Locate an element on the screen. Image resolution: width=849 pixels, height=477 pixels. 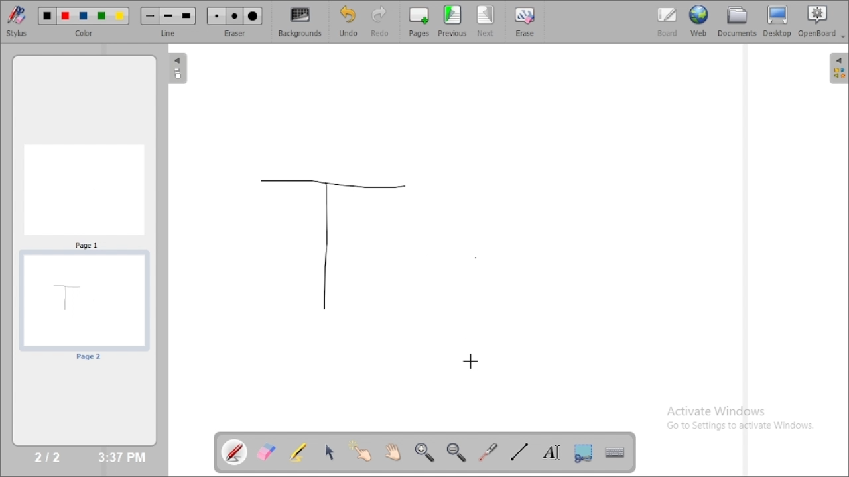
Medium eraser is located at coordinates (235, 17).